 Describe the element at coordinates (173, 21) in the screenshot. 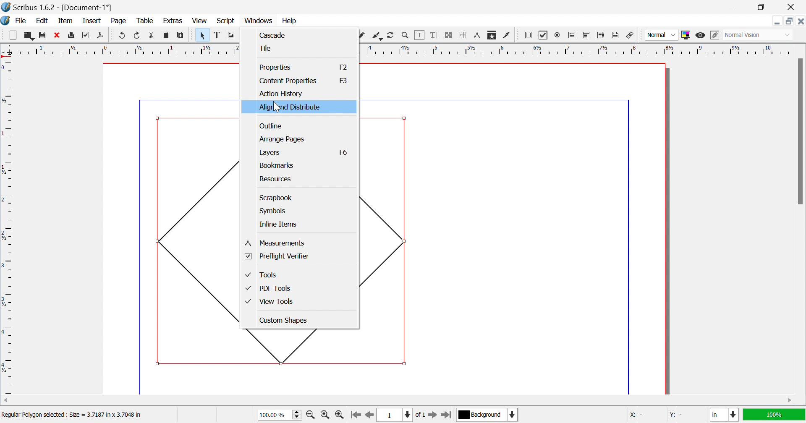

I see `Extras` at that location.